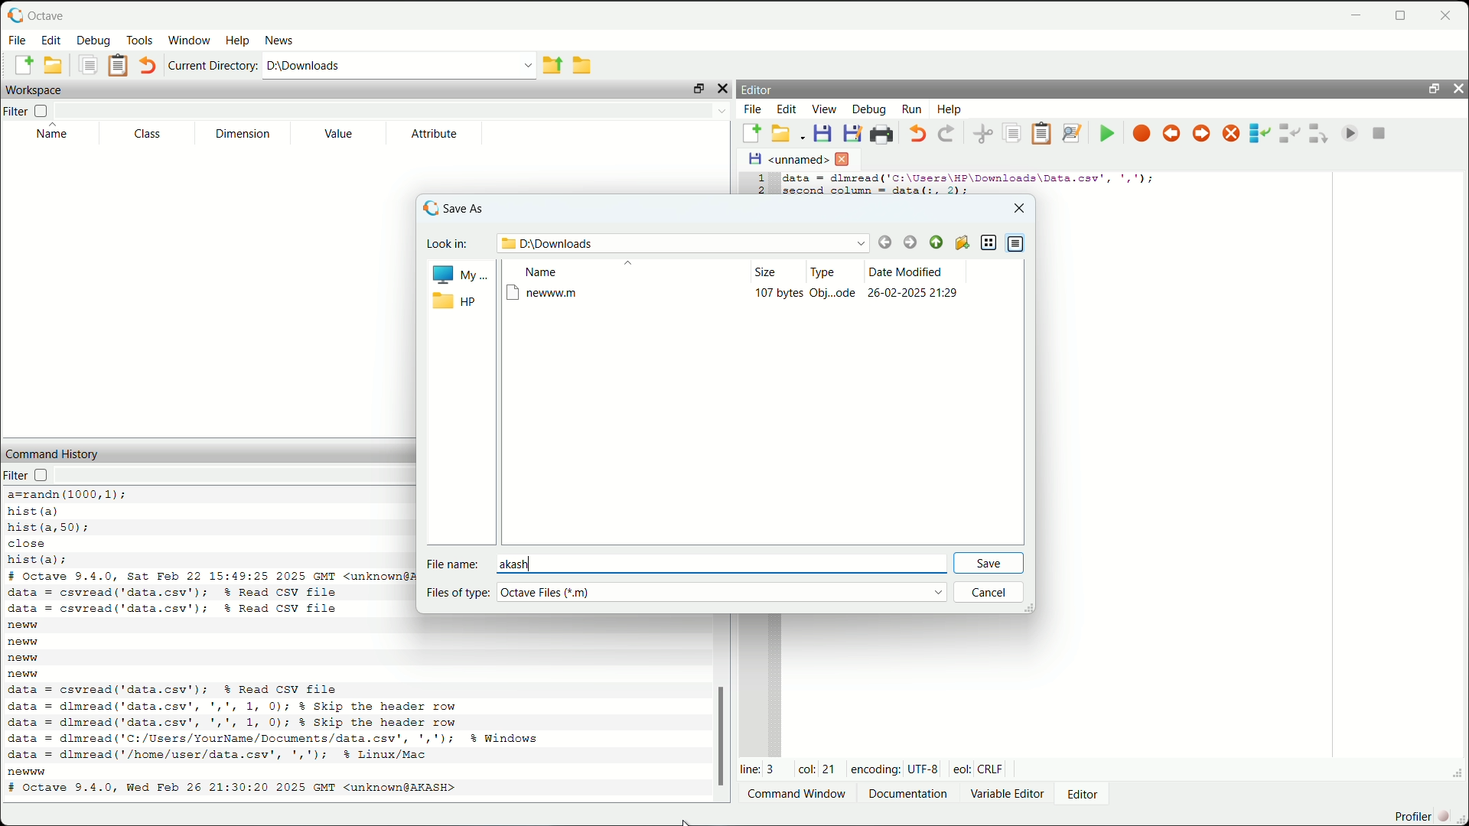 This screenshot has height=826, width=1469. I want to click on filter, so click(28, 112).